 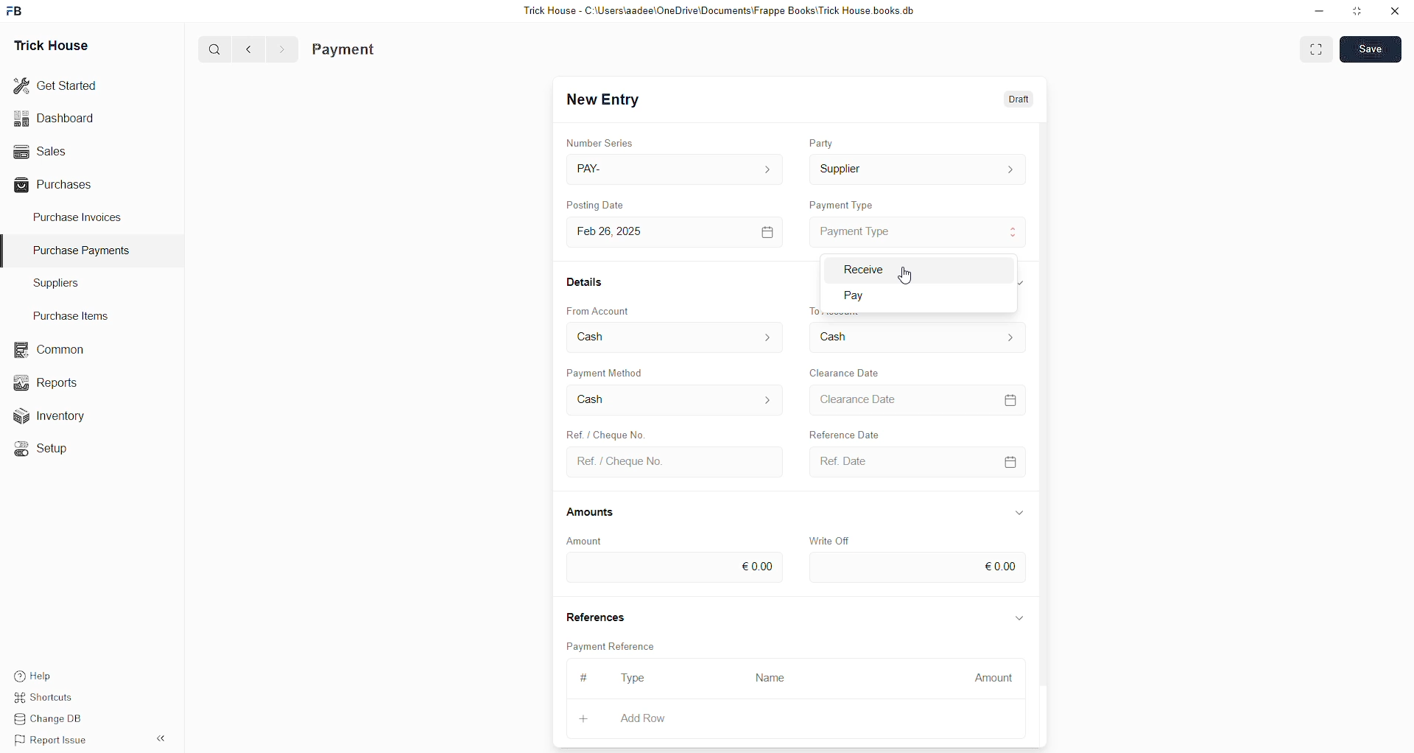 I want to click on +, so click(x=583, y=719).